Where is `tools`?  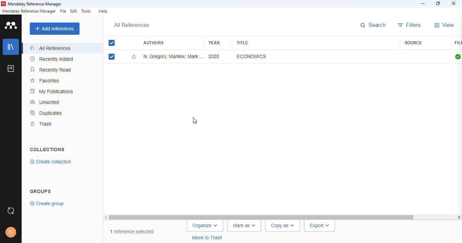 tools is located at coordinates (86, 11).